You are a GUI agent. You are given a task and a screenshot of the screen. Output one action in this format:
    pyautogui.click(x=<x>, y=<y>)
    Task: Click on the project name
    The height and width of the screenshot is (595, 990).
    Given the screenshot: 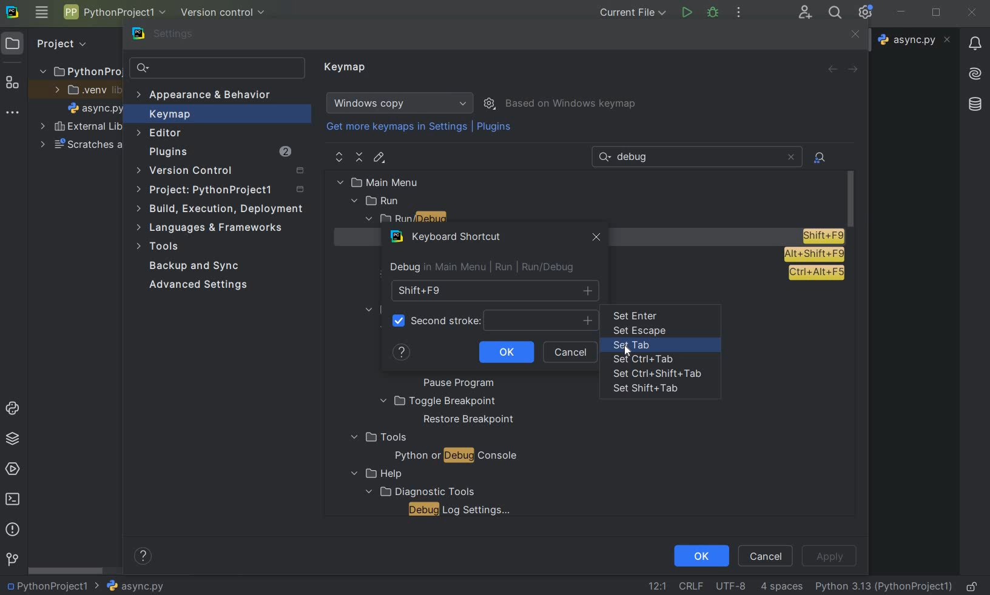 What is the action you would take?
    pyautogui.click(x=113, y=12)
    